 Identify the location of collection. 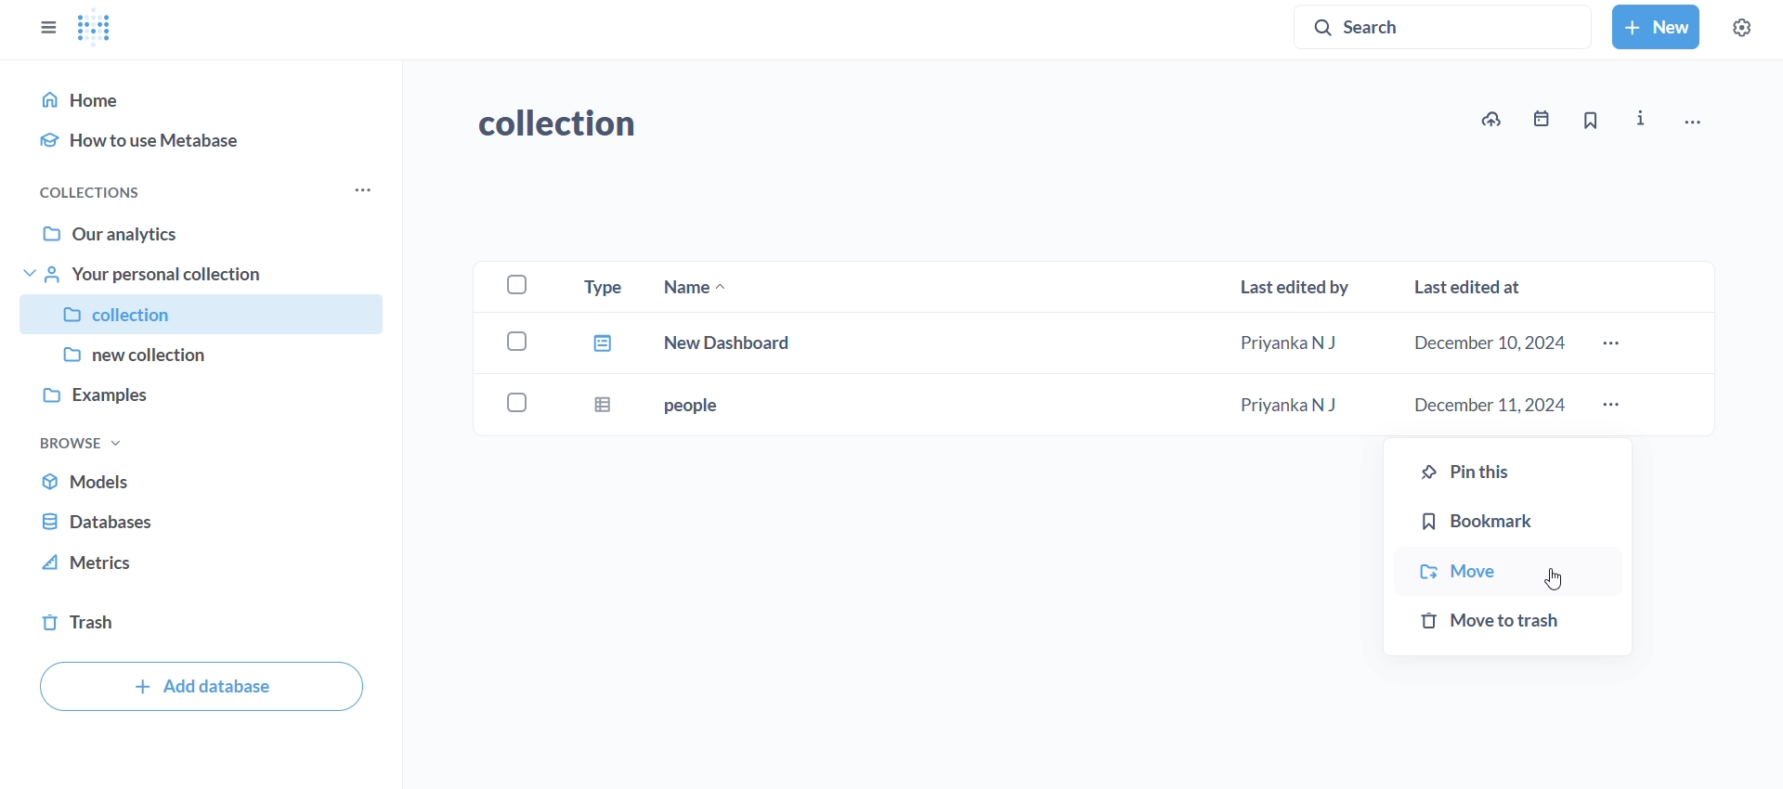
(569, 127).